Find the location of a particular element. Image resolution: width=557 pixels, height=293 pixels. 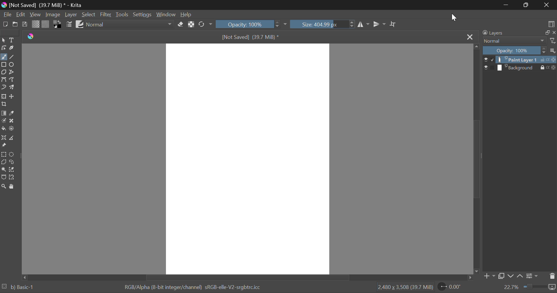

Opacity 100% is located at coordinates (252, 24).